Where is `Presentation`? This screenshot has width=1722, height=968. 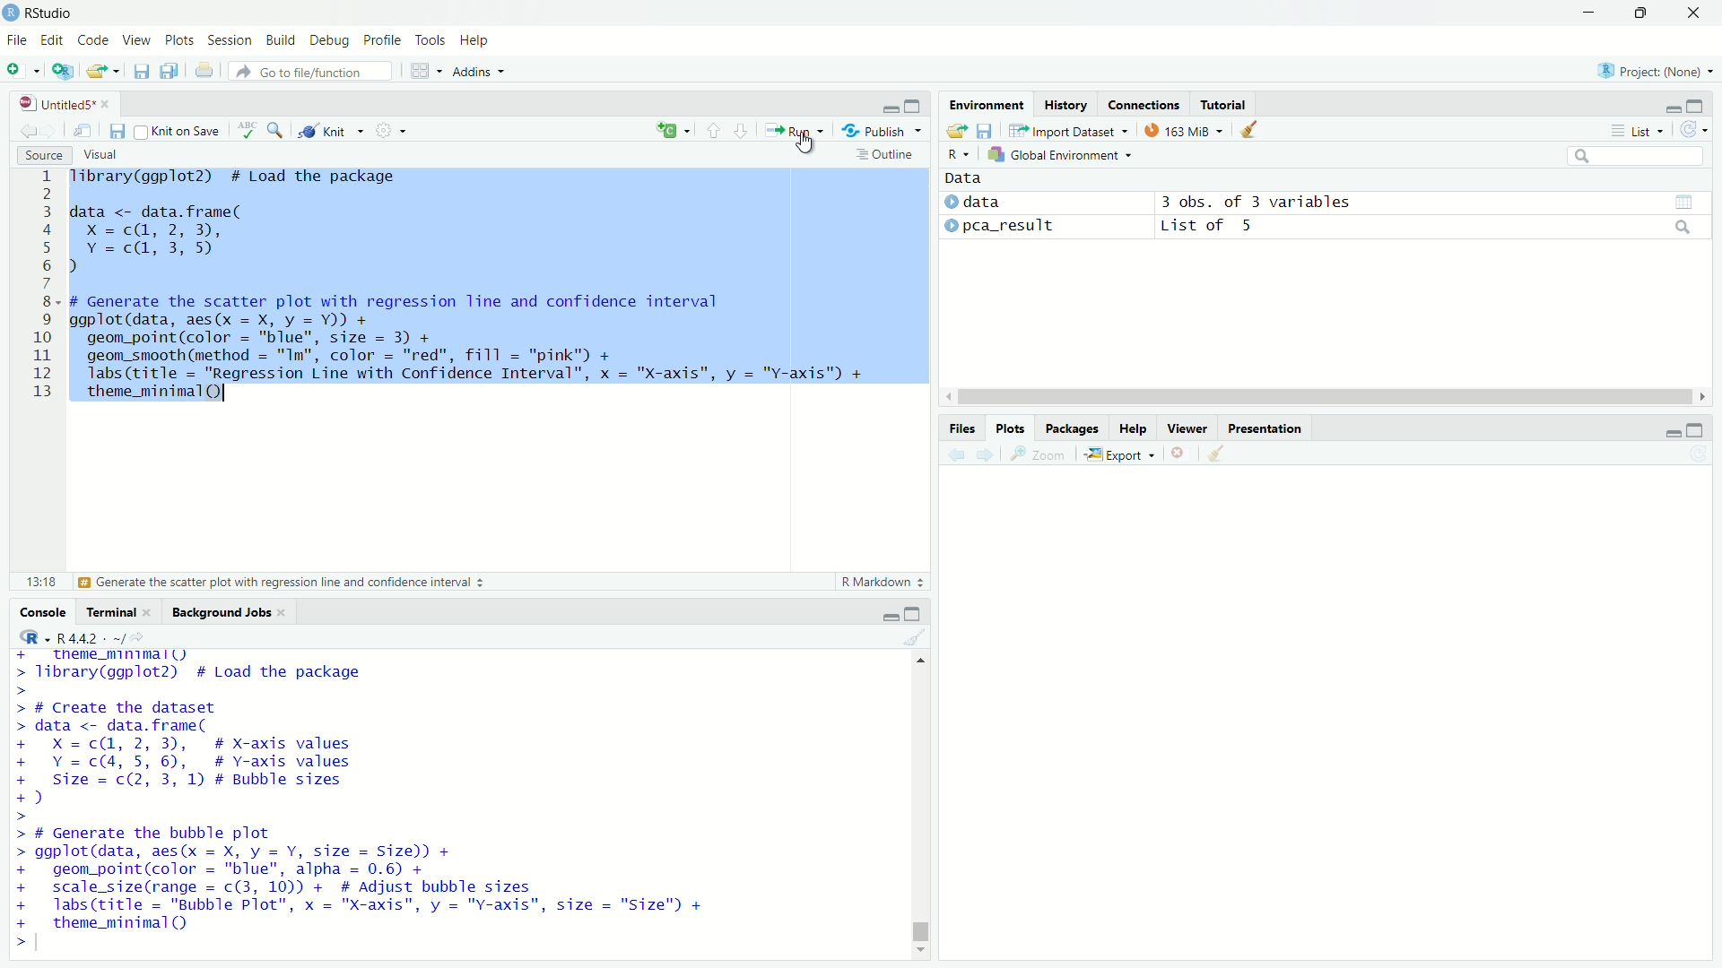 Presentation is located at coordinates (1265, 428).